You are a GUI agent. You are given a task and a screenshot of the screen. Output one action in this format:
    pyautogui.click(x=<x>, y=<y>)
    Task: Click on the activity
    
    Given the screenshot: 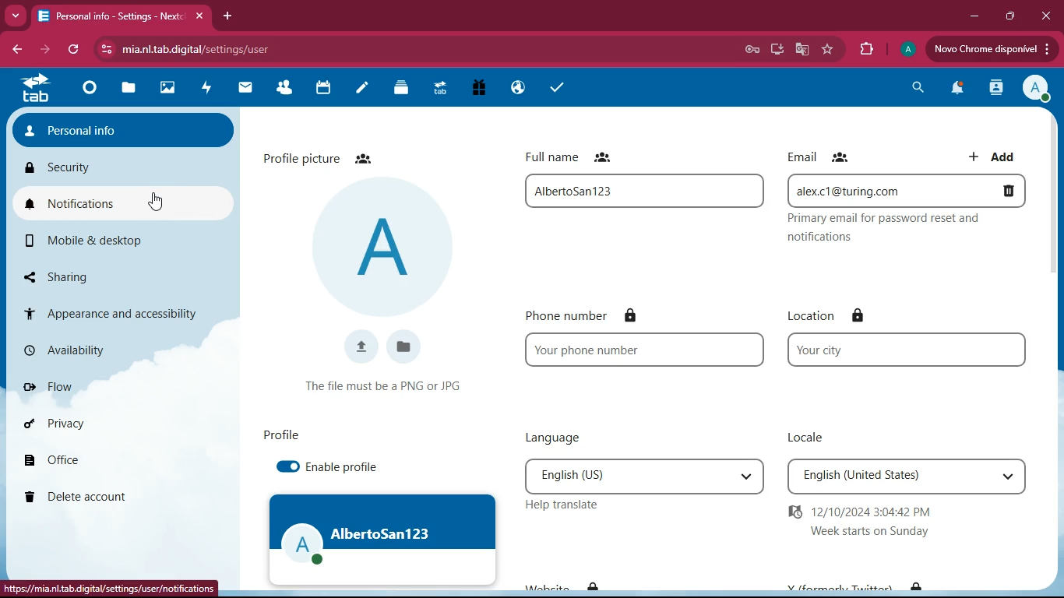 What is the action you would take?
    pyautogui.click(x=206, y=90)
    